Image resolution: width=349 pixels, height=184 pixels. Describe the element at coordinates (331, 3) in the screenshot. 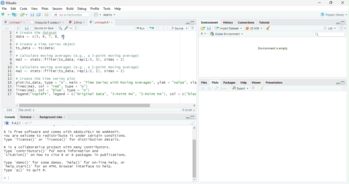

I see `maximize` at that location.